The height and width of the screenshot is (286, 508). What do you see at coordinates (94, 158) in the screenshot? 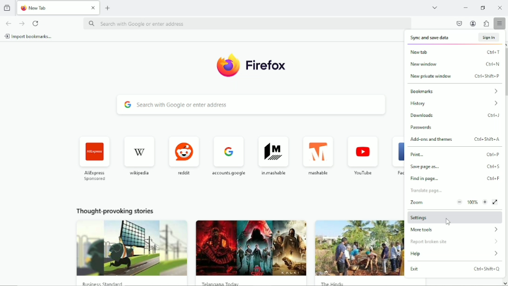
I see `AliExpress` at bounding box center [94, 158].